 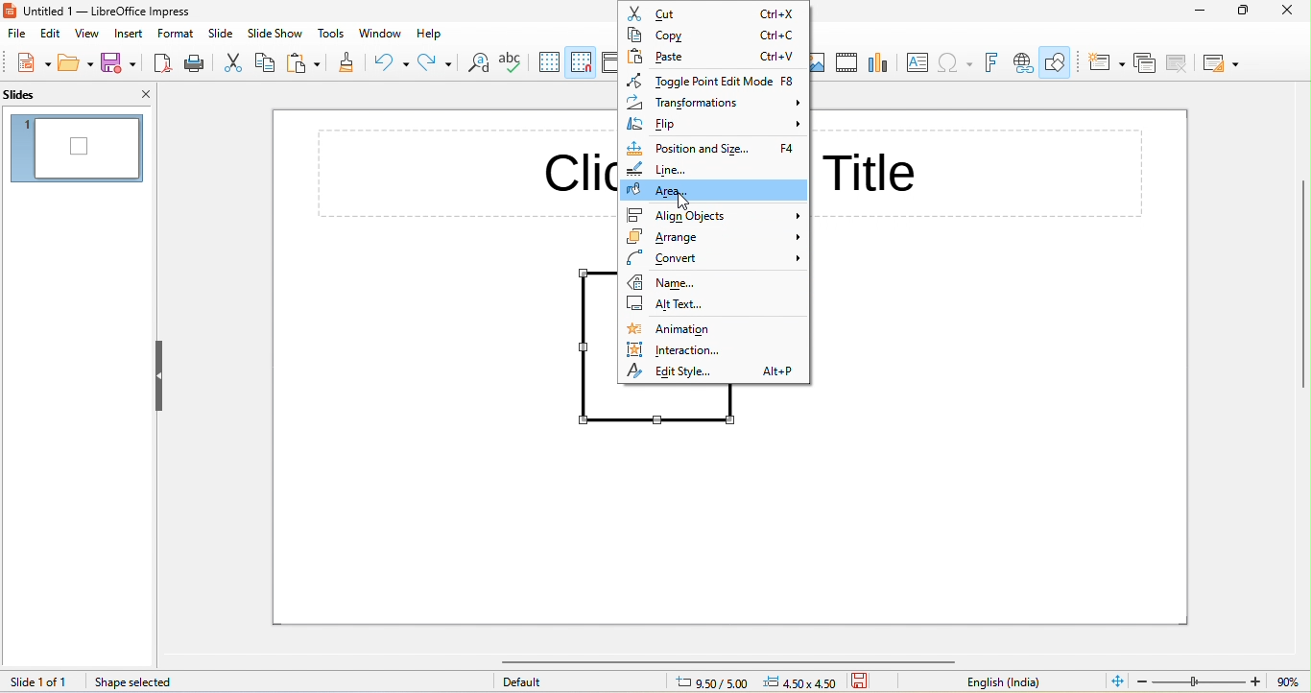 I want to click on animation, so click(x=707, y=329).